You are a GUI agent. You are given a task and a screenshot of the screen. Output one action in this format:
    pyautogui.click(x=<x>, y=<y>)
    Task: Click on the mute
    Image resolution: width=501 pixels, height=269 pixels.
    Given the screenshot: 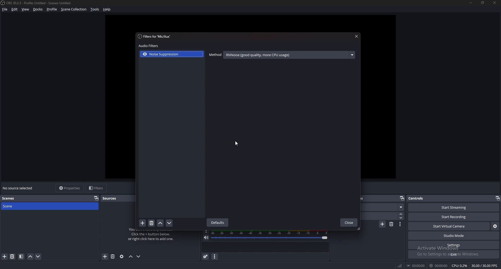 What is the action you would take?
    pyautogui.click(x=206, y=238)
    